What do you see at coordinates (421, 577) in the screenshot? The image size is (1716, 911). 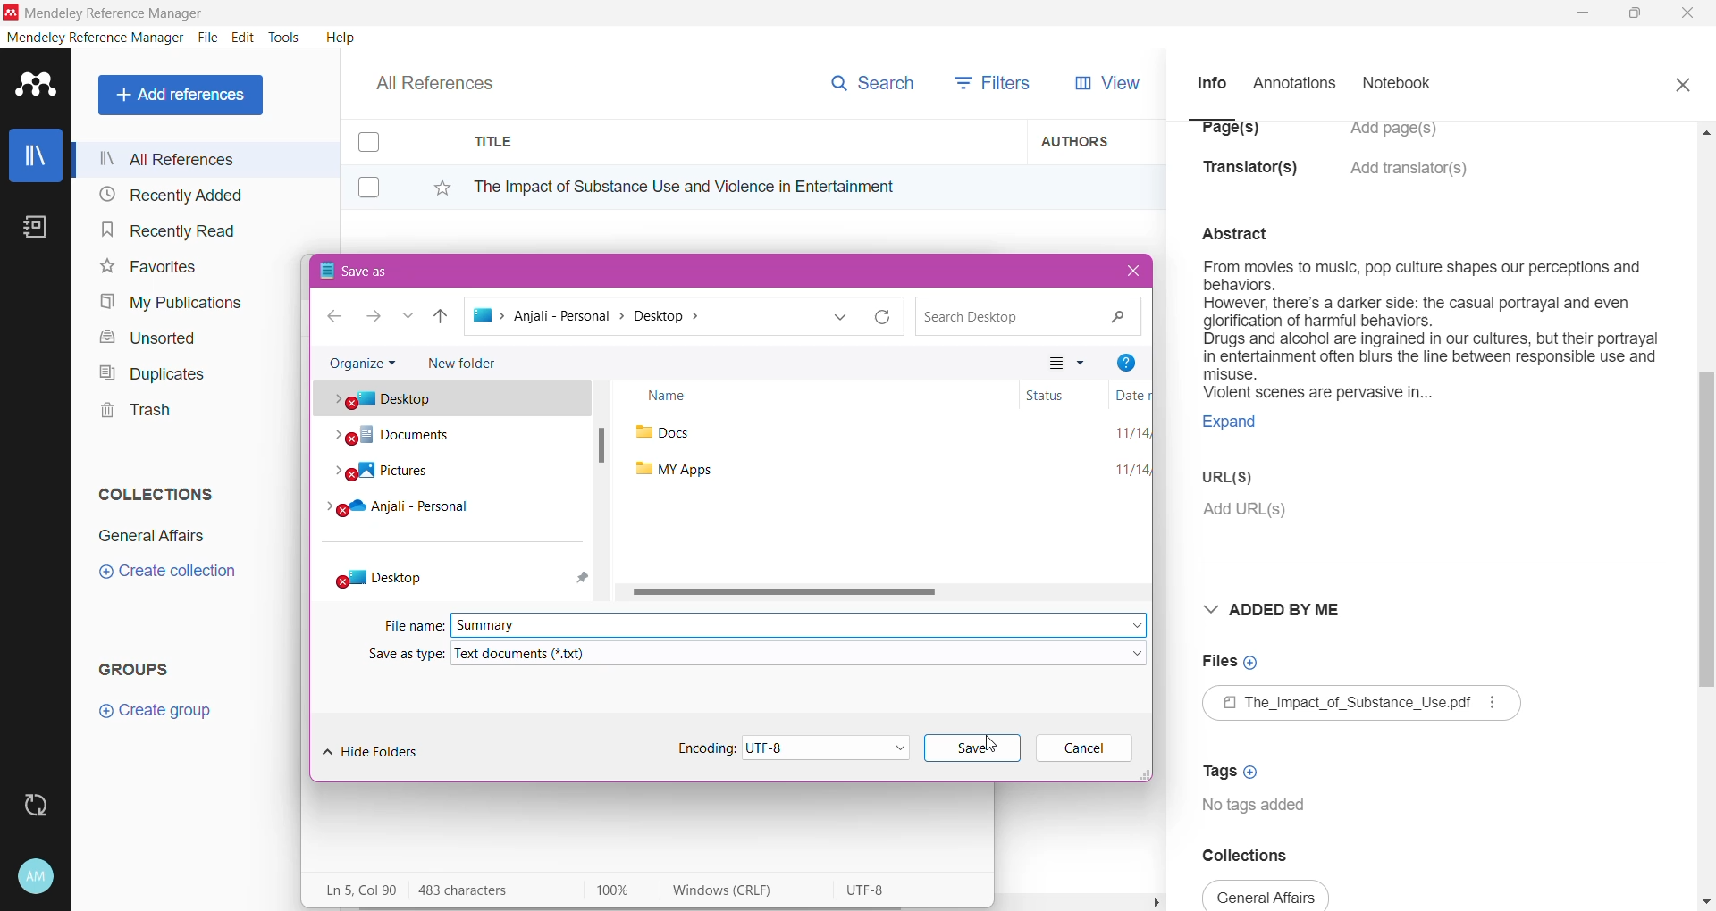 I see `Desktop` at bounding box center [421, 577].